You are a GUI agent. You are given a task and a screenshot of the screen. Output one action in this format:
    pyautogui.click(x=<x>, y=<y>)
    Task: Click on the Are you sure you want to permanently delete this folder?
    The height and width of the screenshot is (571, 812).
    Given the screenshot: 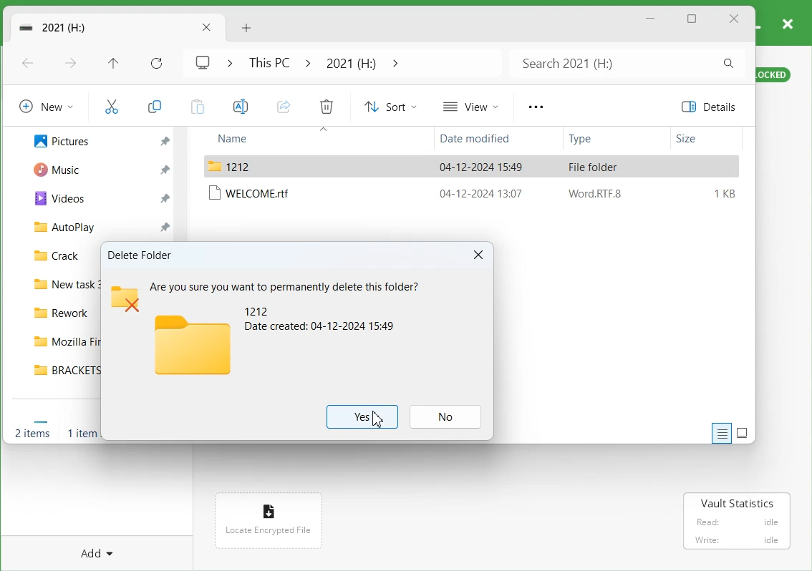 What is the action you would take?
    pyautogui.click(x=285, y=284)
    